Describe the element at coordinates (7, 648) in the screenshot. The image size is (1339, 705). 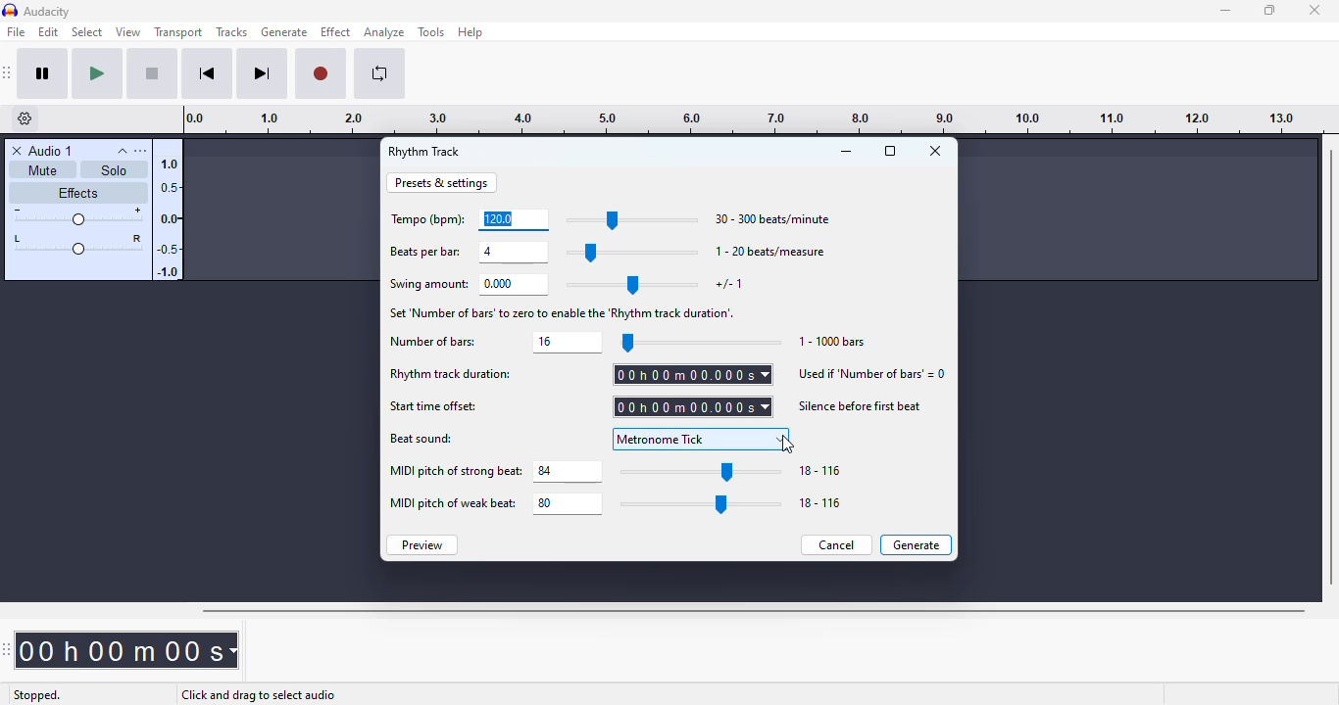
I see `audacity time toolbar` at that location.